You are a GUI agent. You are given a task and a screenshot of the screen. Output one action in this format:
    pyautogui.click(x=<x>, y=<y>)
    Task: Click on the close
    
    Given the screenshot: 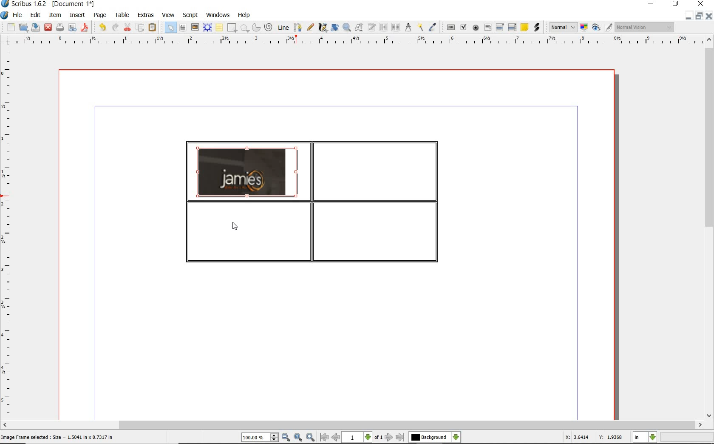 What is the action you would take?
    pyautogui.click(x=708, y=16)
    